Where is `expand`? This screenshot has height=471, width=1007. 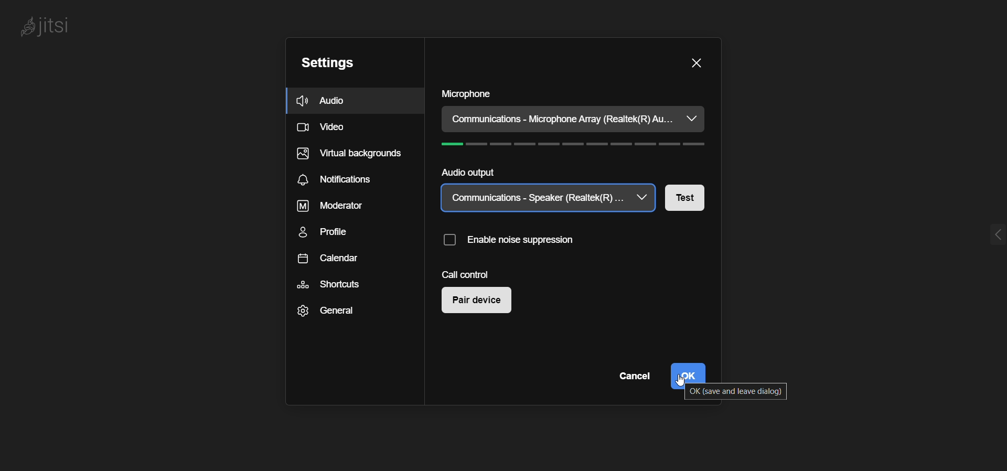 expand is located at coordinates (994, 235).